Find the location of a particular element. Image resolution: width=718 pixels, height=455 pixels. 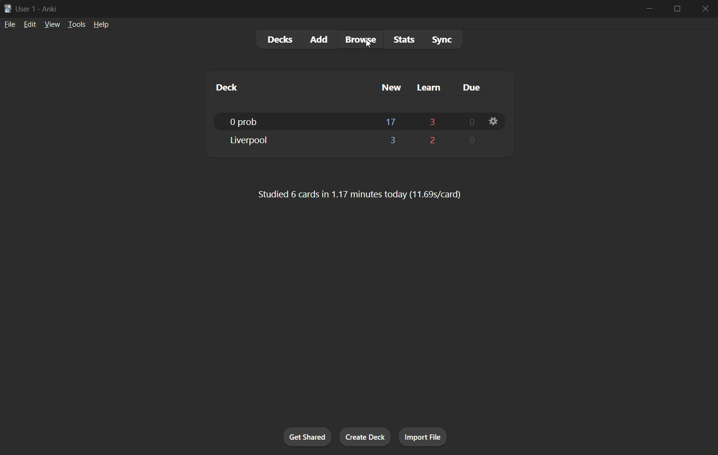

3 is located at coordinates (433, 121).